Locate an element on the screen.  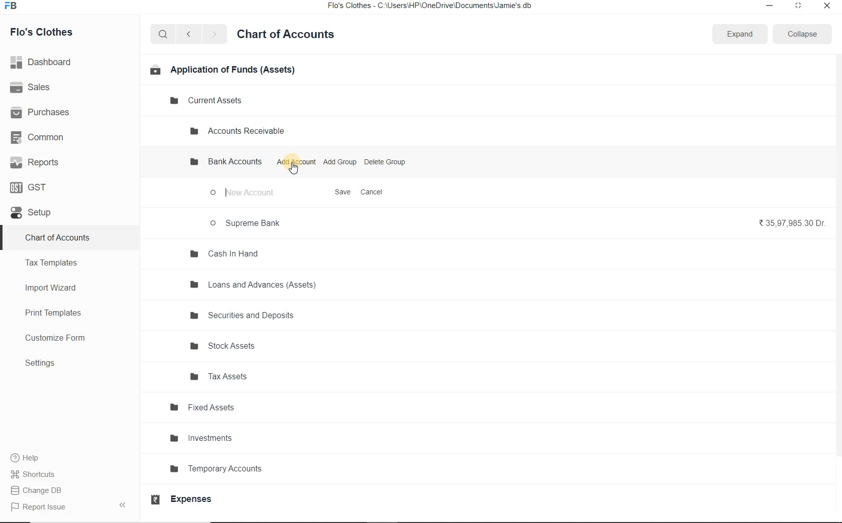
maximize is located at coordinates (798, 5).